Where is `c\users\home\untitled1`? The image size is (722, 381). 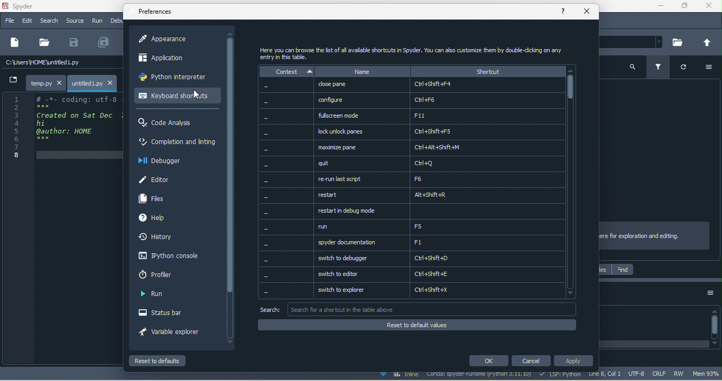
c\users\home\untitled1 is located at coordinates (61, 64).